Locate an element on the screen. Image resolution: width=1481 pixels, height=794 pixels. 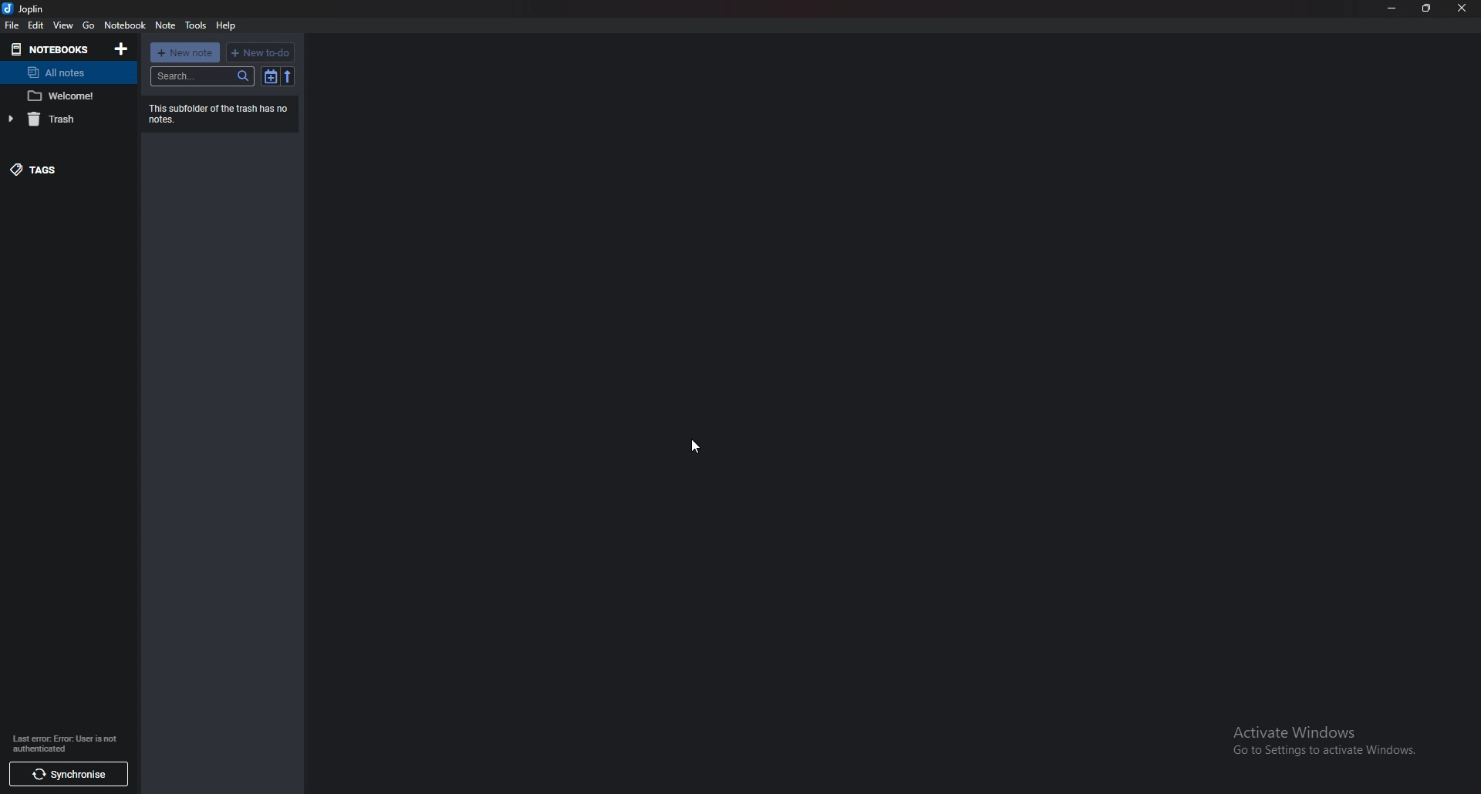
Add notebooks is located at coordinates (120, 49).